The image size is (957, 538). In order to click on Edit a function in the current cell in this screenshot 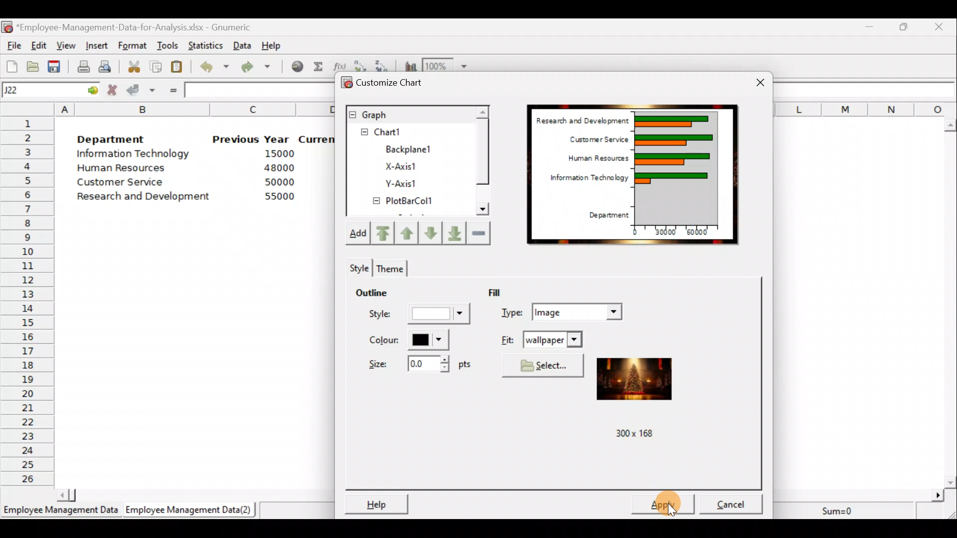, I will do `click(340, 65)`.